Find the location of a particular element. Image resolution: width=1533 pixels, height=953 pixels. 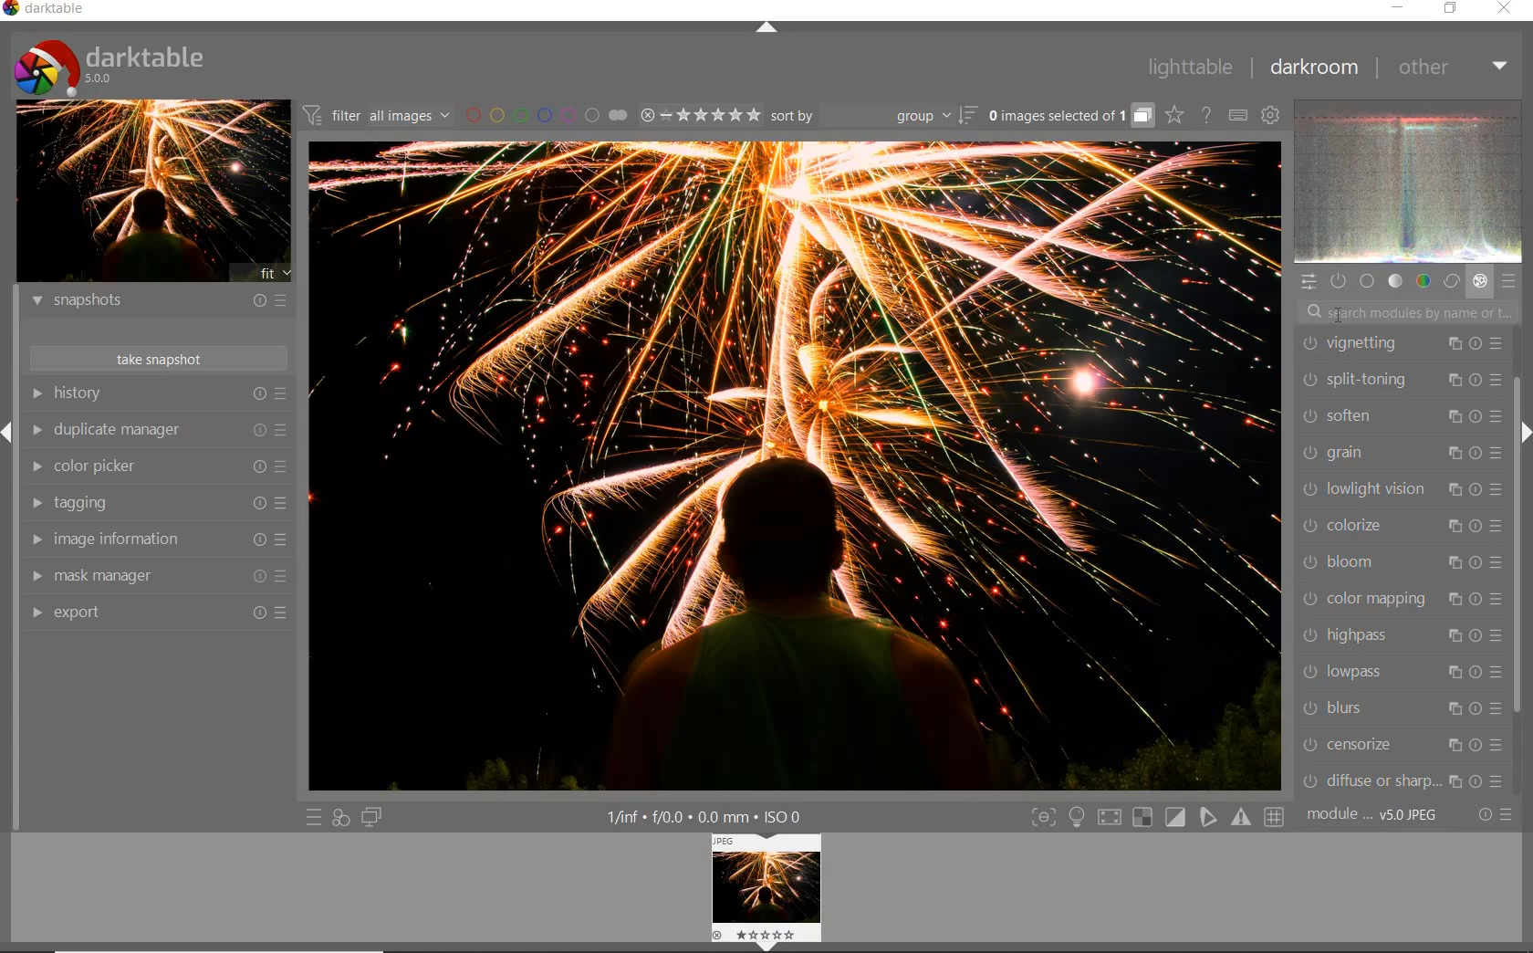

click to change overlays on thumbnails is located at coordinates (1173, 114).